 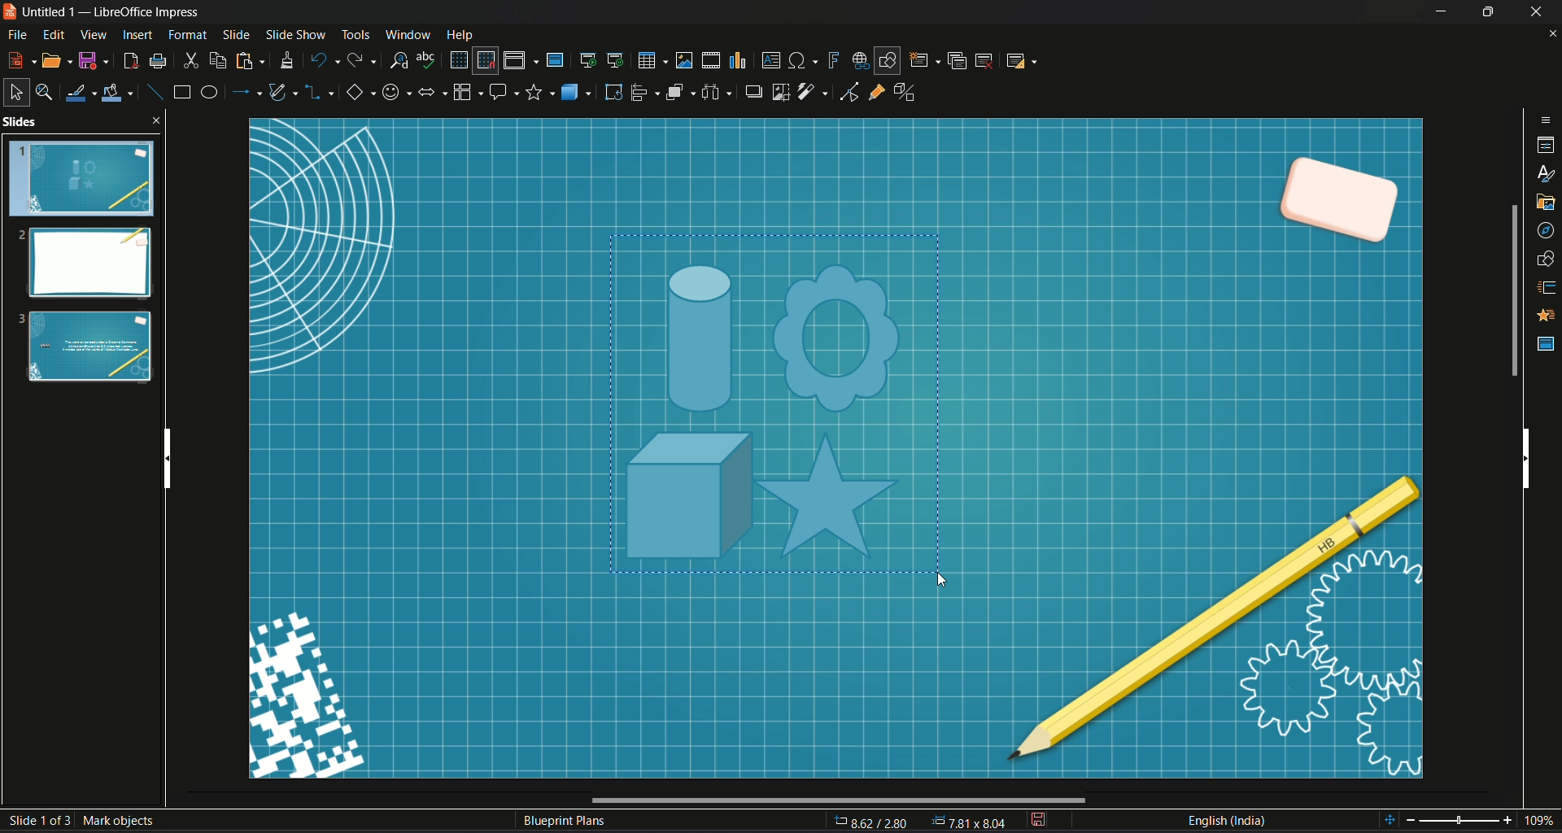 I want to click on File, so click(x=17, y=37).